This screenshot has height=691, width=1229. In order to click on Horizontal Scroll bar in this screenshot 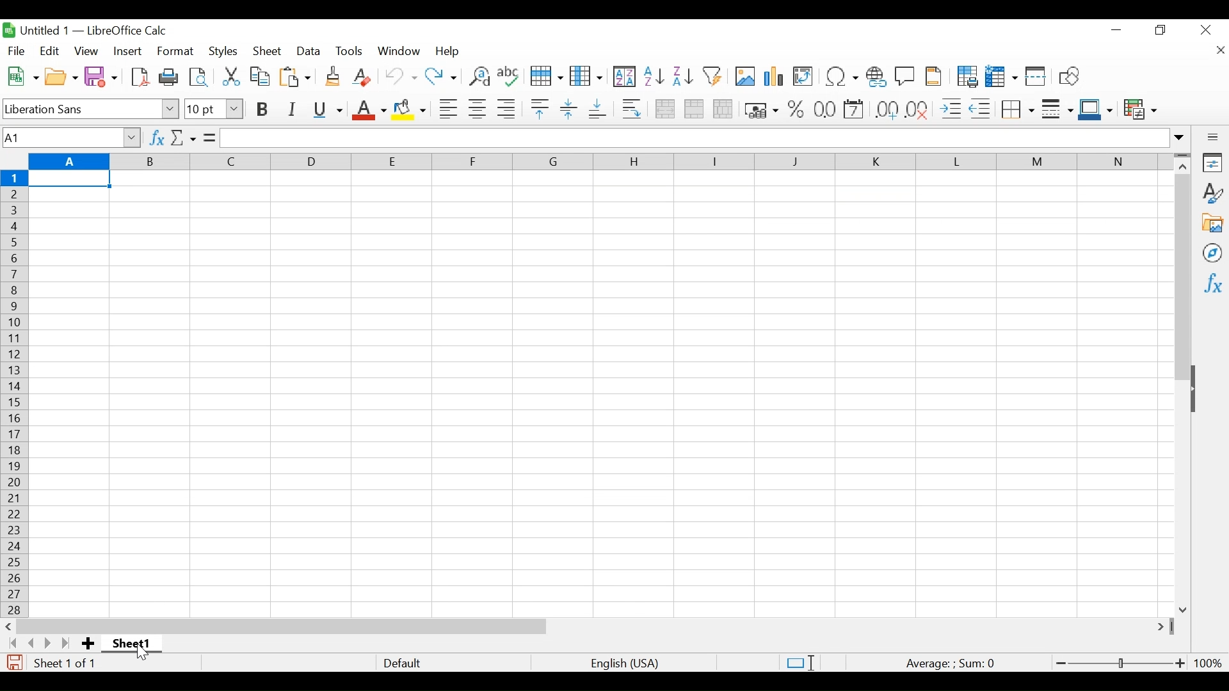, I will do `click(282, 626)`.